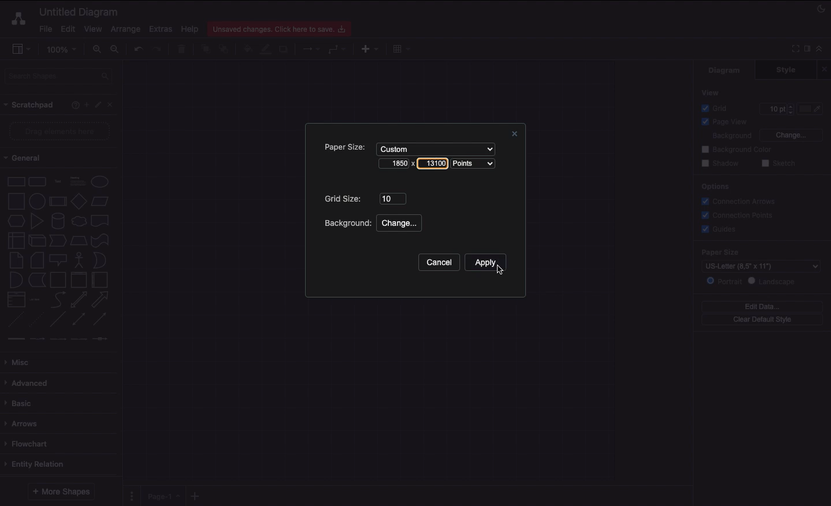 This screenshot has width=831, height=506. What do you see at coordinates (394, 198) in the screenshot?
I see `grid size` at bounding box center [394, 198].